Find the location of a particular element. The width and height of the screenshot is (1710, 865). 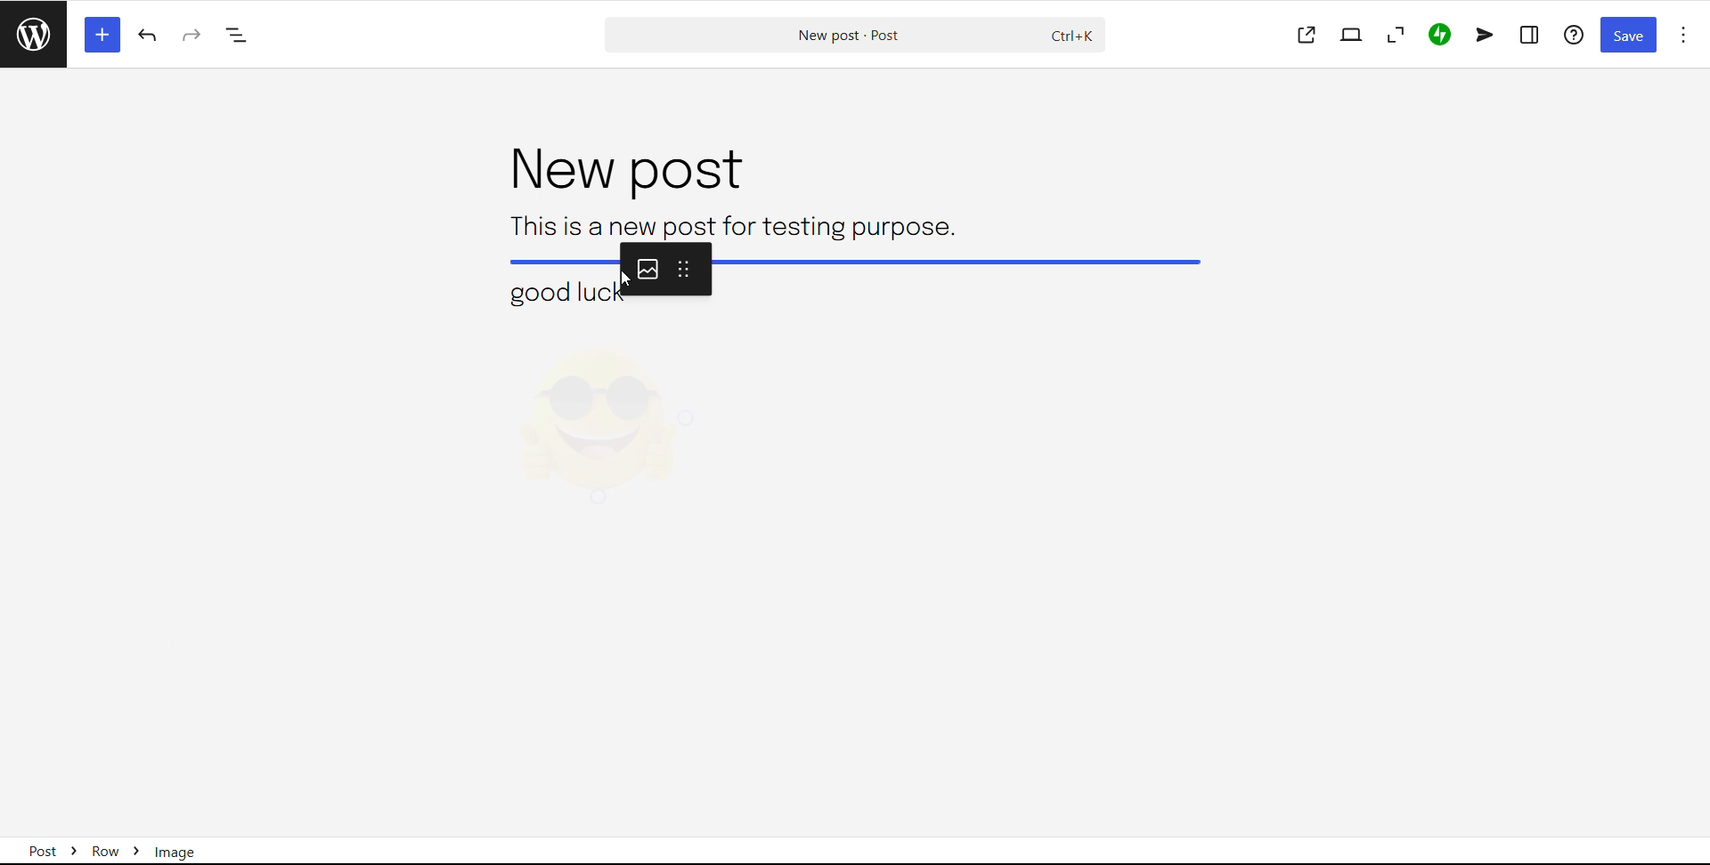

block inserter is located at coordinates (101, 34).